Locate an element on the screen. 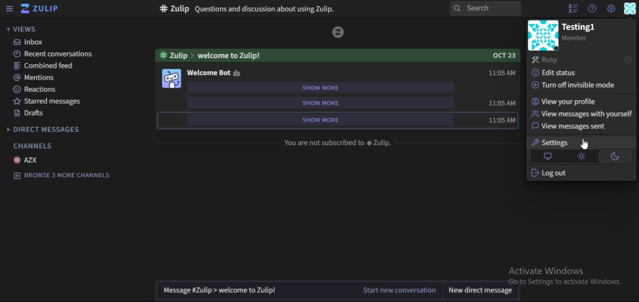 This screenshot has height=302, width=639. inbox is located at coordinates (40, 42).